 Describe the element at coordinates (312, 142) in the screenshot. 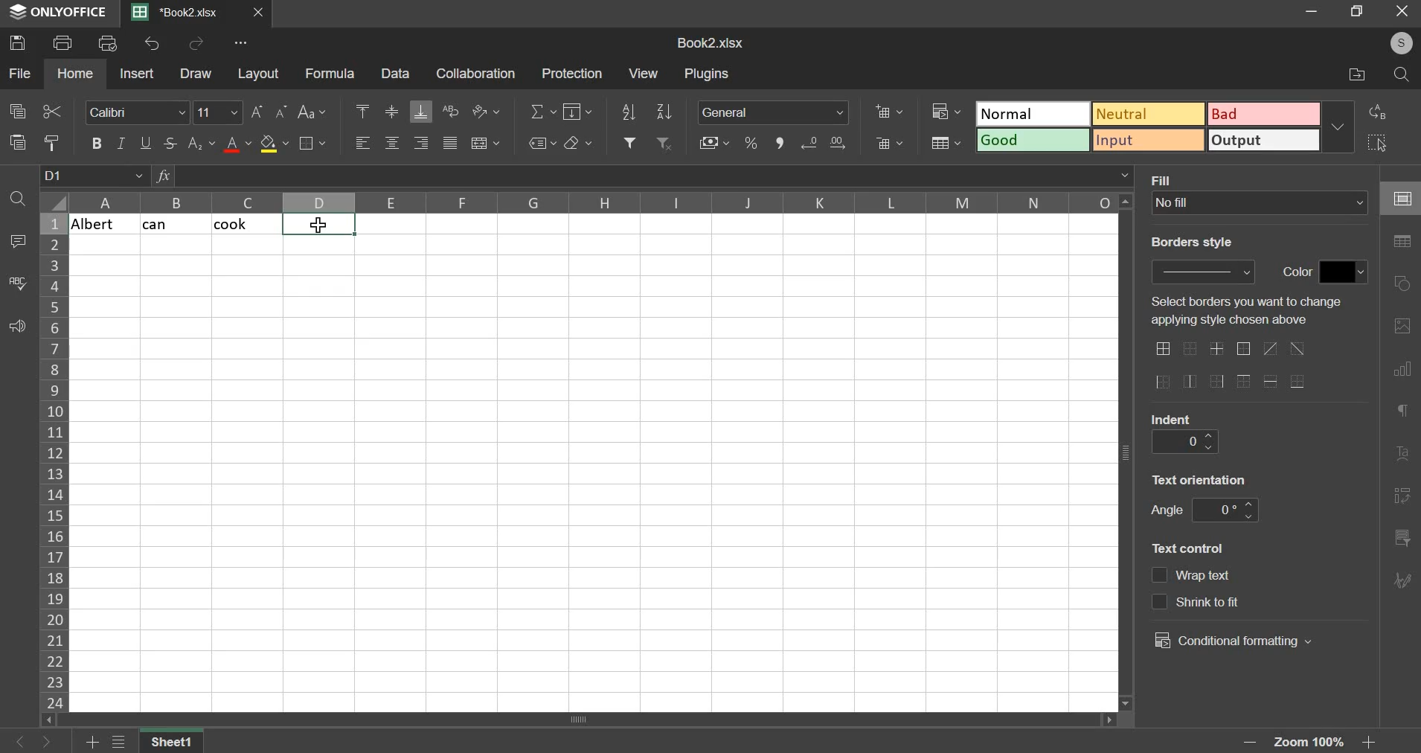

I see `border` at that location.